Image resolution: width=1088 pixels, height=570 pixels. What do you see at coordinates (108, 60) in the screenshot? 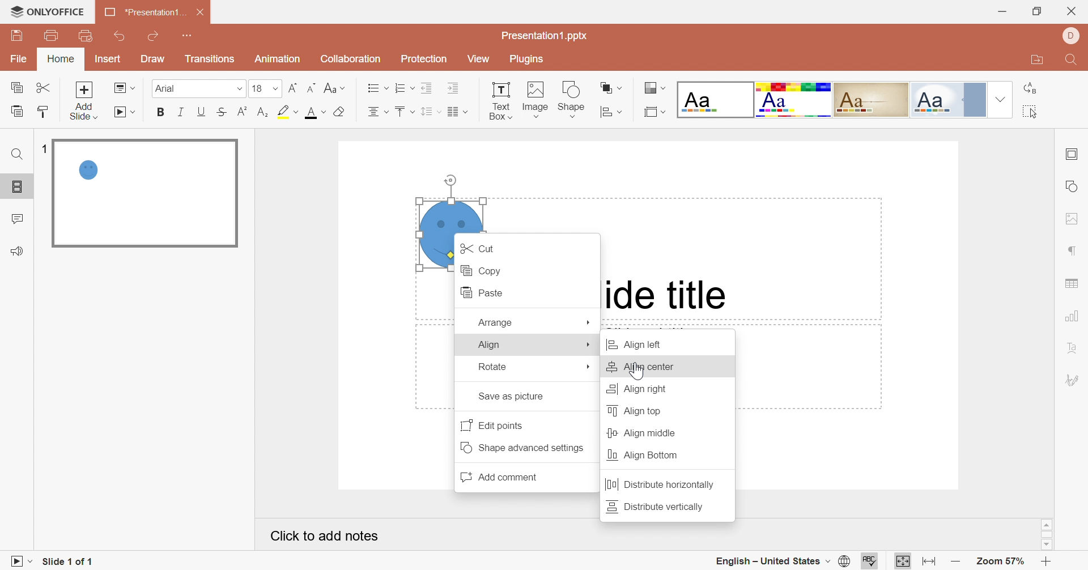
I see `Insert` at bounding box center [108, 60].